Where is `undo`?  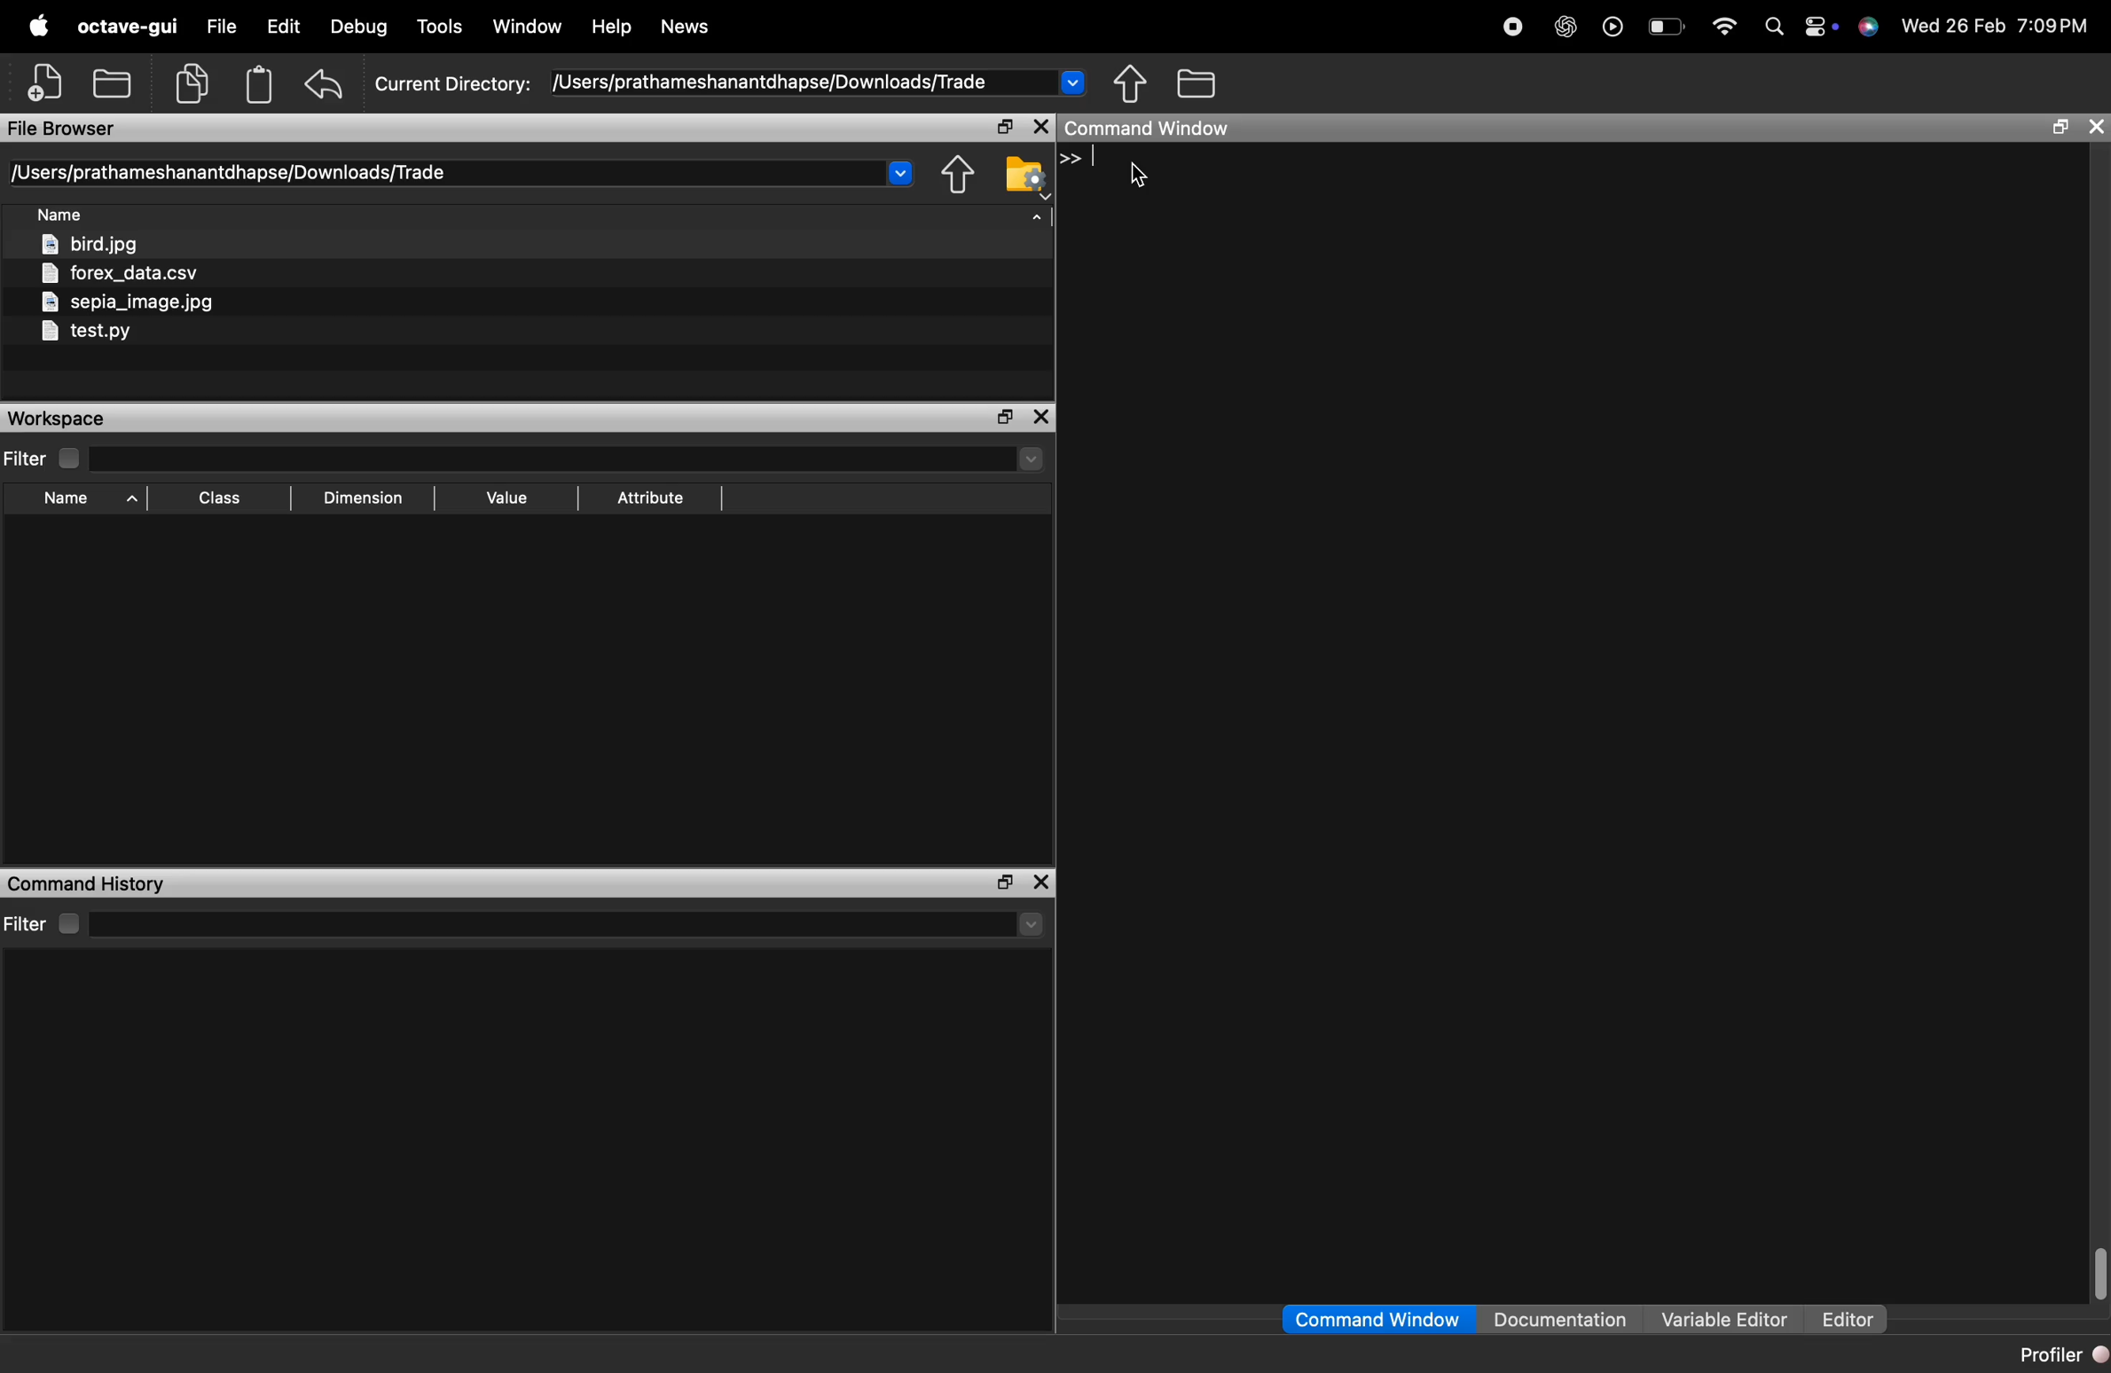 undo is located at coordinates (326, 83).